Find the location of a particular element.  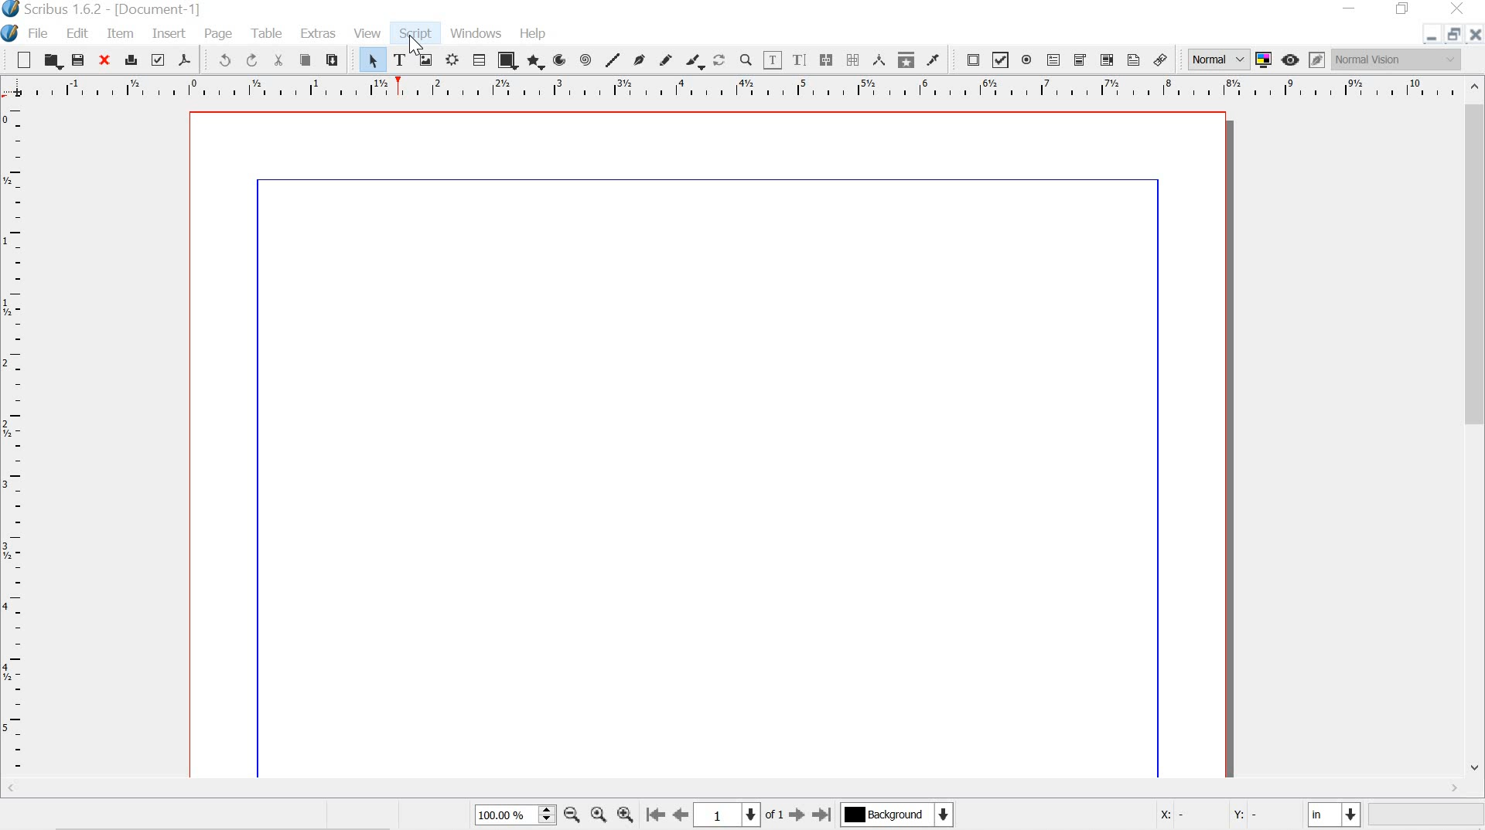

minimize is located at coordinates (1429, 38).